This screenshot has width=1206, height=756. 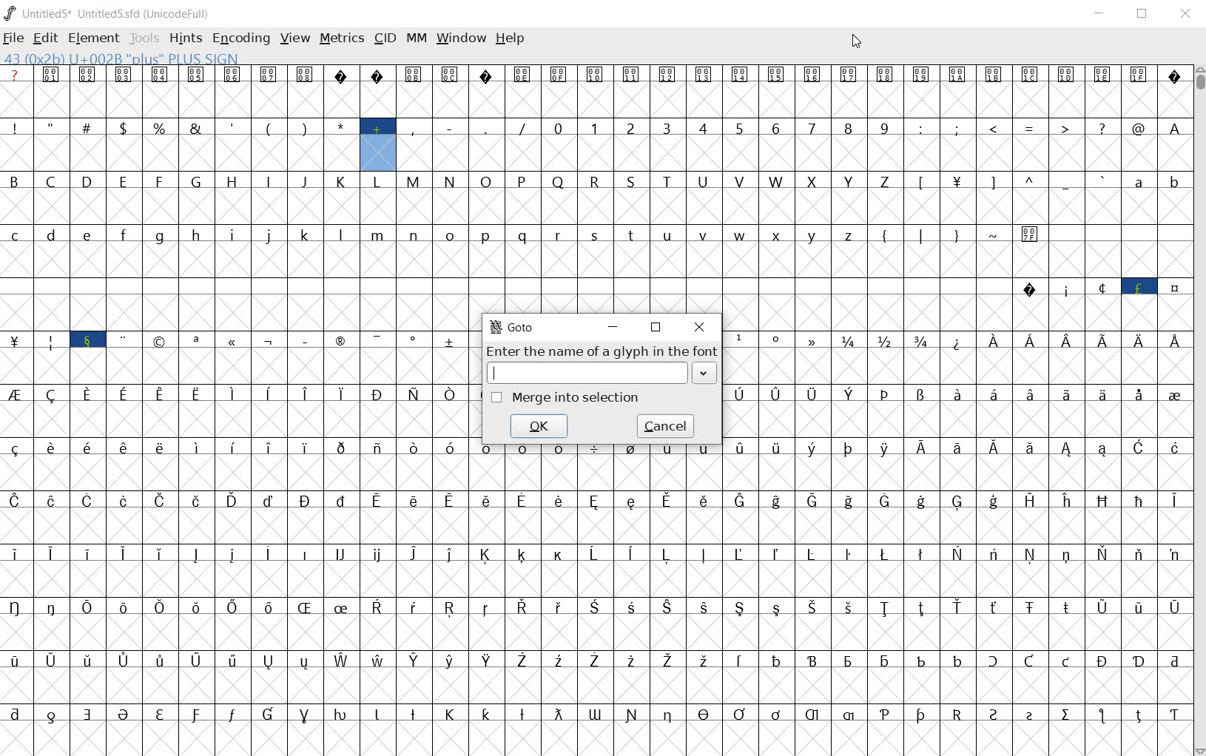 I want to click on file, so click(x=13, y=39).